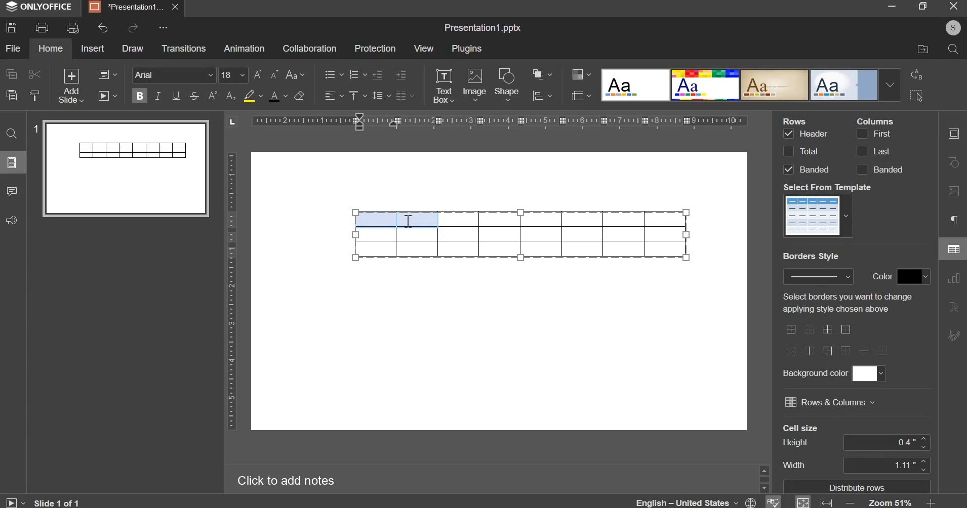  I want to click on print preview, so click(72, 29).